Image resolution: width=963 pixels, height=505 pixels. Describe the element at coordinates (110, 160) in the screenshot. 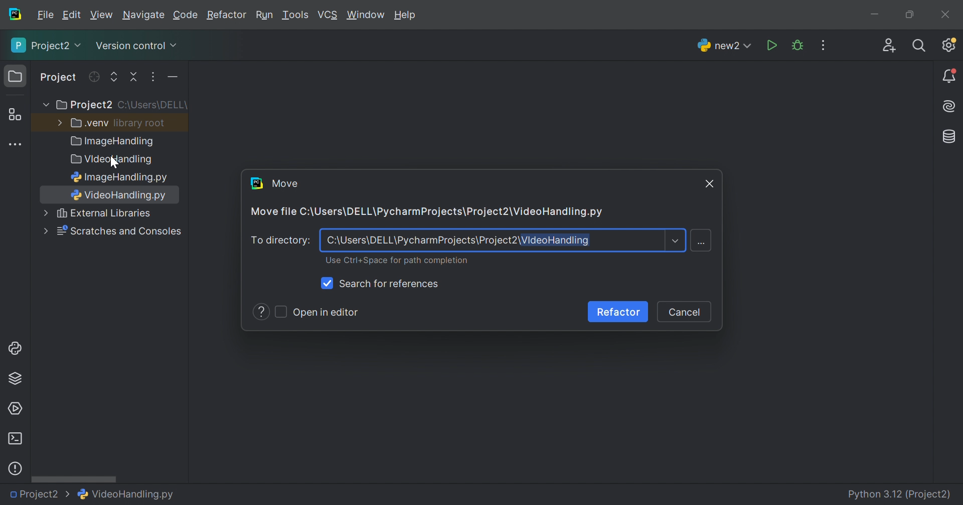

I see `VideoHandling` at that location.